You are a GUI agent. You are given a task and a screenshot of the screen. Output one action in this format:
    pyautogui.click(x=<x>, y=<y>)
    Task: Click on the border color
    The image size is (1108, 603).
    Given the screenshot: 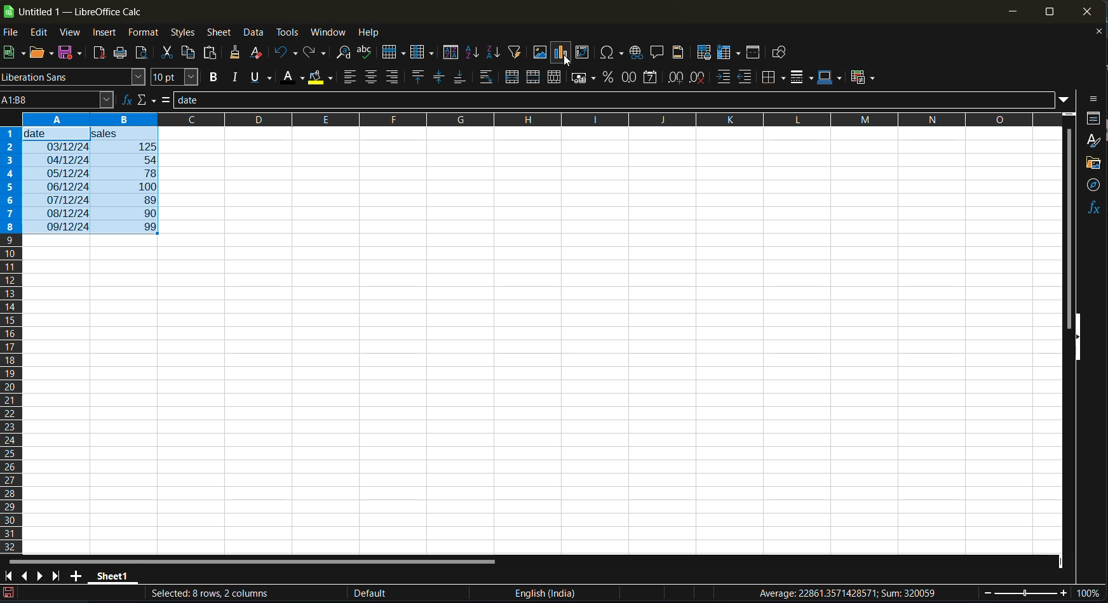 What is the action you would take?
    pyautogui.click(x=829, y=78)
    